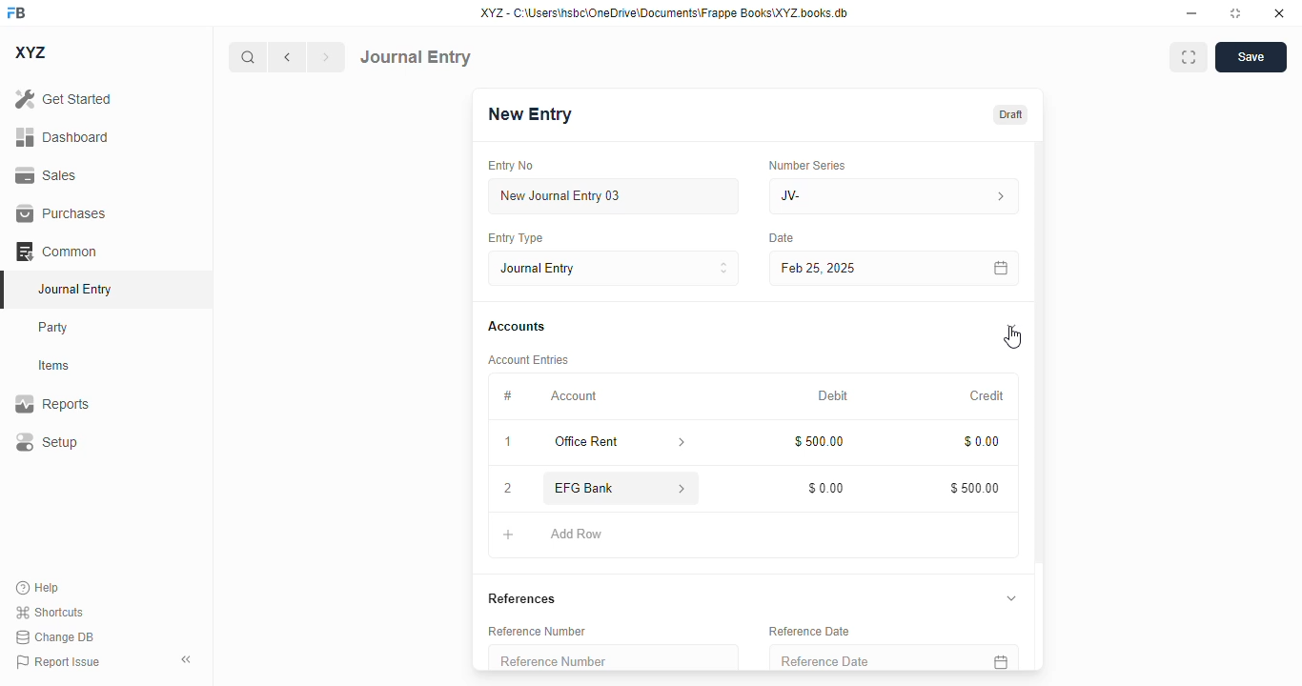 This screenshot has width=1302, height=686. What do you see at coordinates (514, 237) in the screenshot?
I see `entry type` at bounding box center [514, 237].